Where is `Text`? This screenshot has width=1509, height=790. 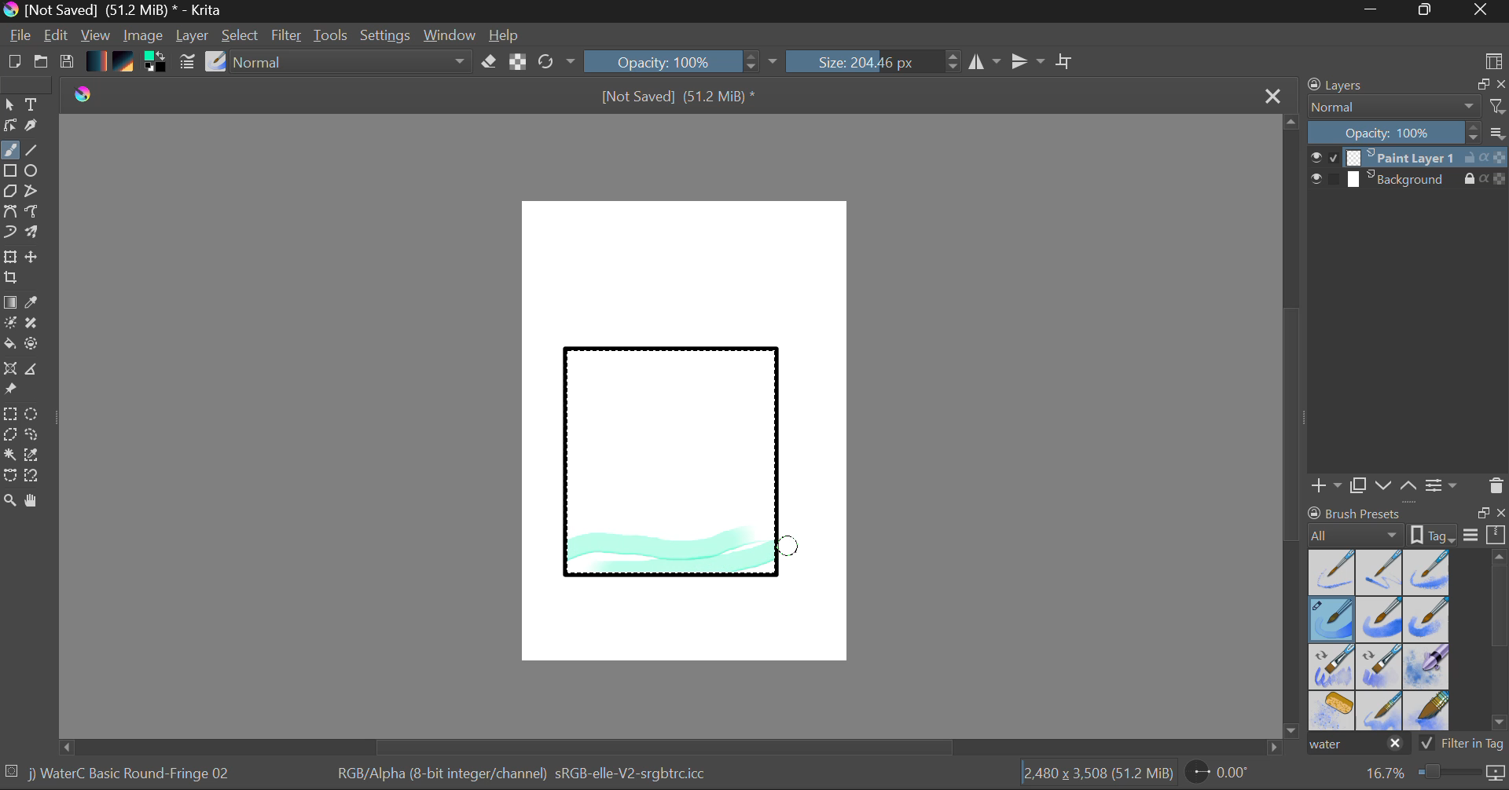 Text is located at coordinates (32, 103).